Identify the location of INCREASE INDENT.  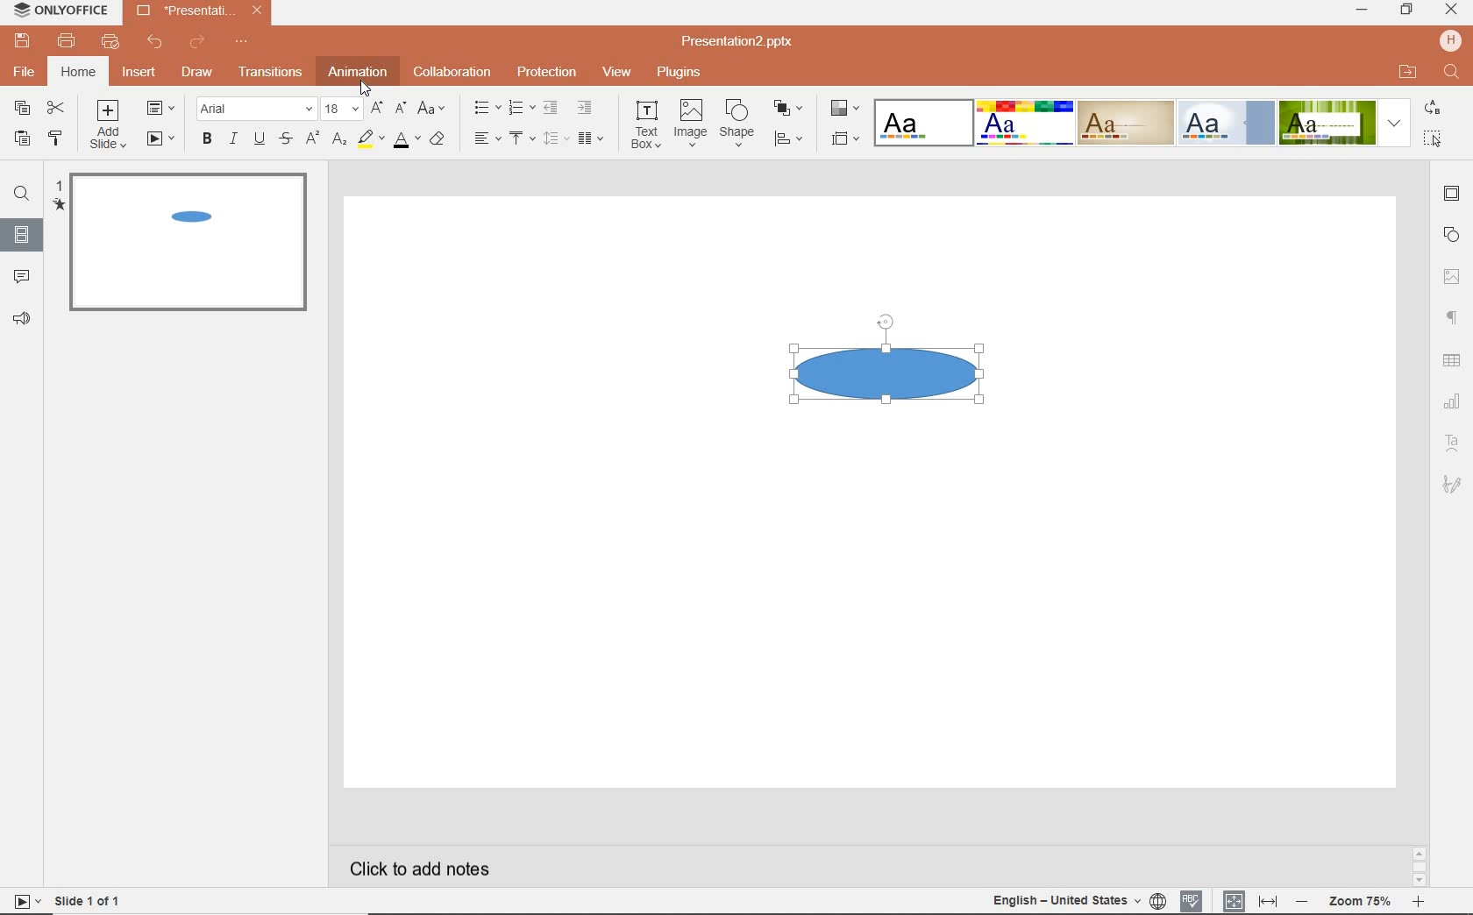
(586, 108).